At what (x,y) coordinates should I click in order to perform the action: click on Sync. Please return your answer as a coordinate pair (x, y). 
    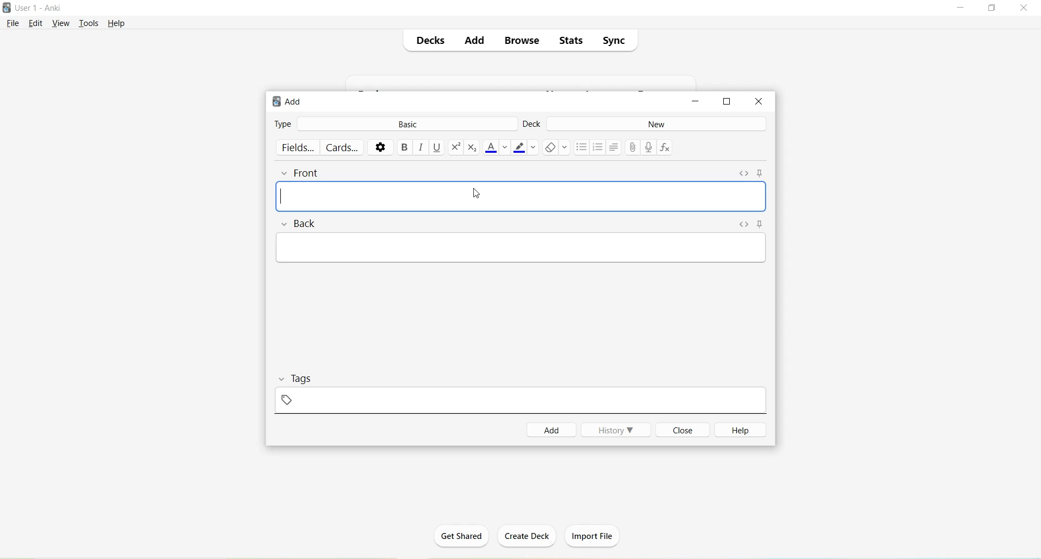
    Looking at the image, I should click on (613, 38).